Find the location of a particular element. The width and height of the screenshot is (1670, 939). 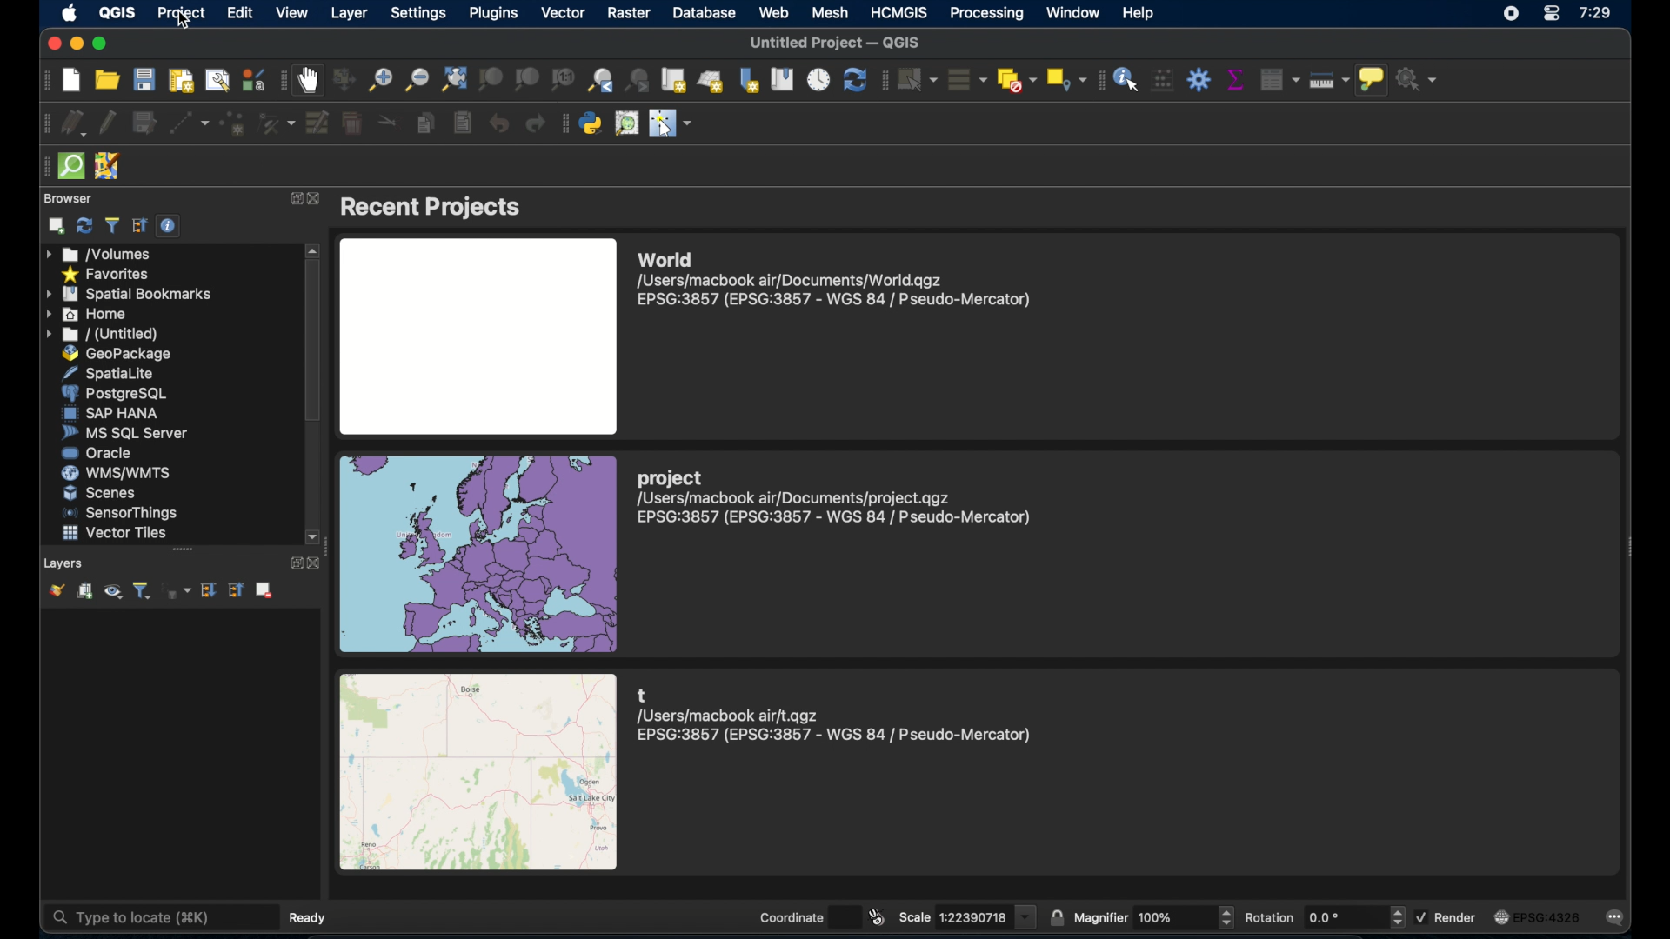

scroll down arrow is located at coordinates (316, 537).